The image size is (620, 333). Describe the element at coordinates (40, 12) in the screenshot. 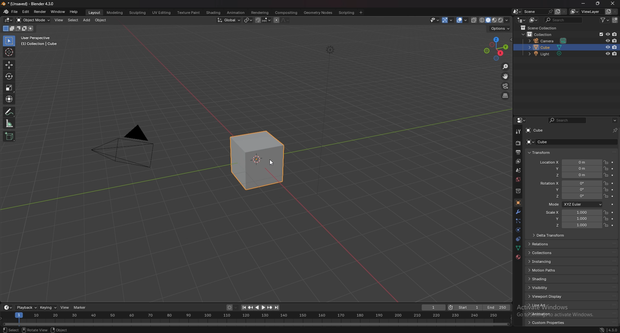

I see `render` at that location.